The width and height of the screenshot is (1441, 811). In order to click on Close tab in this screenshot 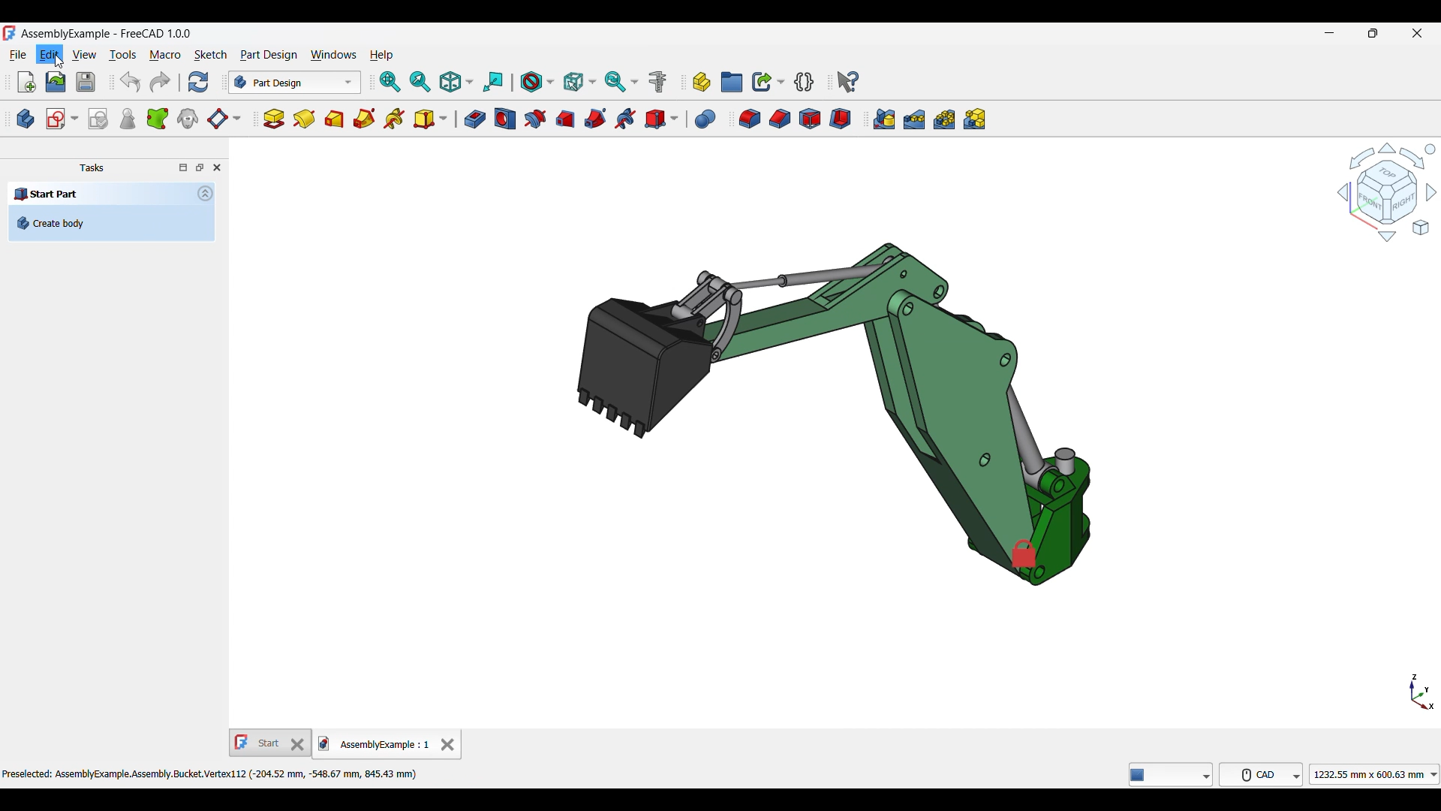, I will do `click(447, 744)`.